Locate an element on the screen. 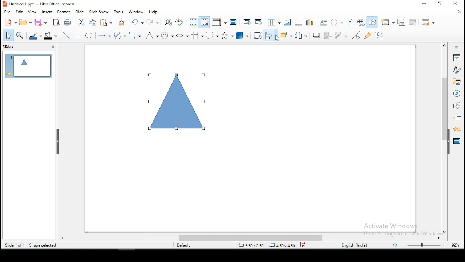 The width and height of the screenshot is (465, 262). lines and arrows is located at coordinates (105, 36).